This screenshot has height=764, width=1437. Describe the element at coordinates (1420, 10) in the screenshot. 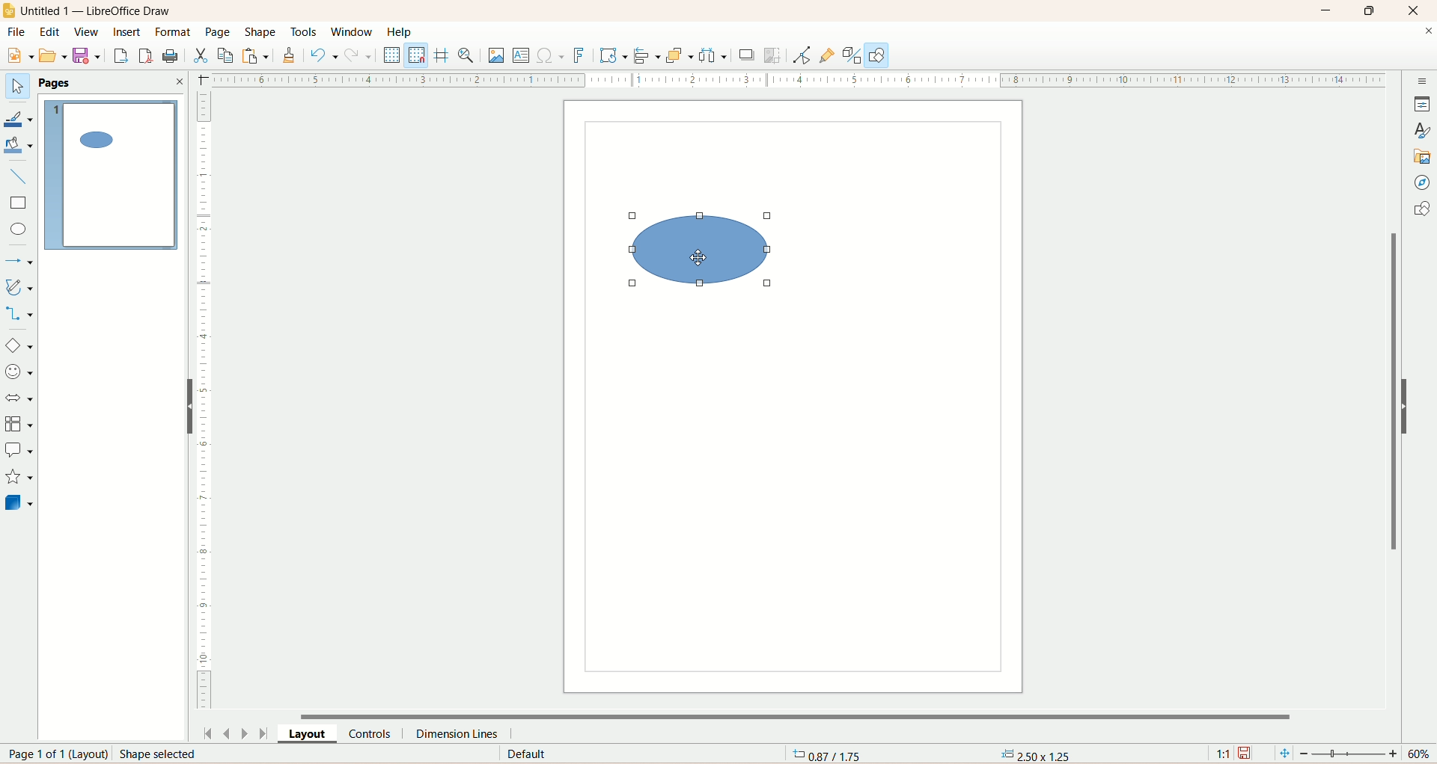

I see `close` at that location.